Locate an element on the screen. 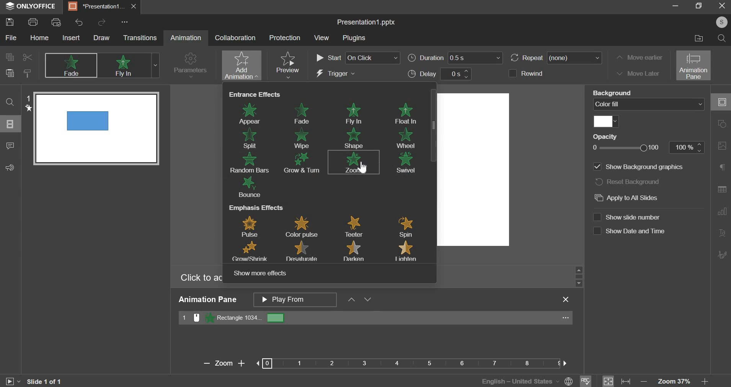 The image size is (731, 387). parameters is located at coordinates (191, 64).